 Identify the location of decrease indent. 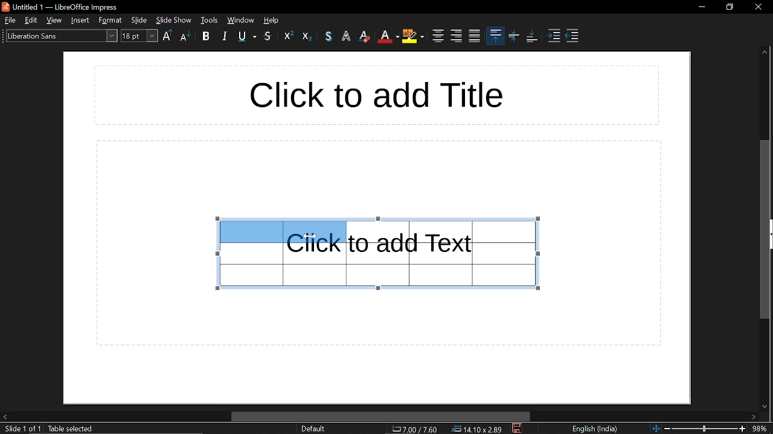
(571, 37).